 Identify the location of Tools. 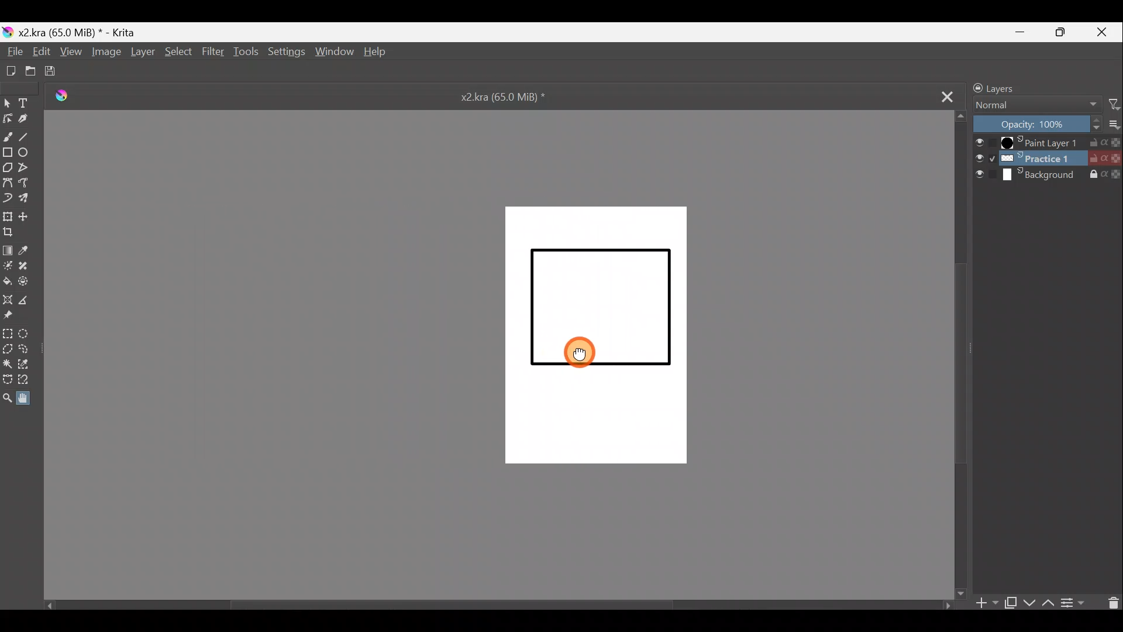
(244, 54).